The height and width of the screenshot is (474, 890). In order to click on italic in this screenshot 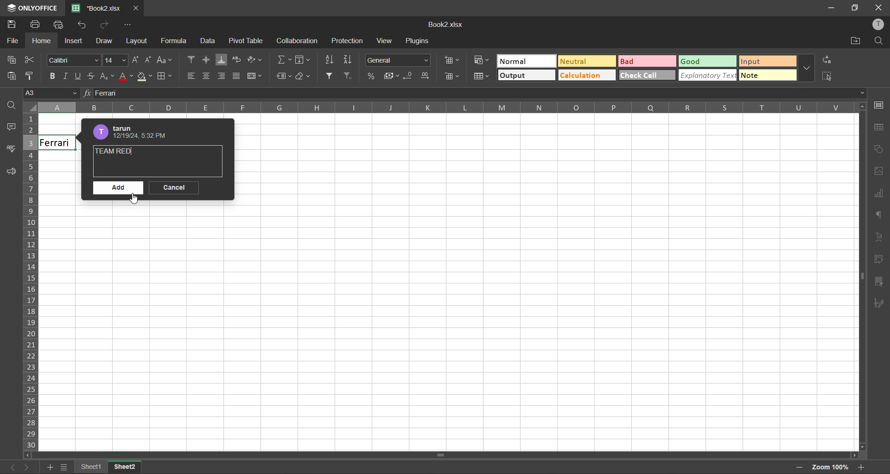, I will do `click(65, 76)`.